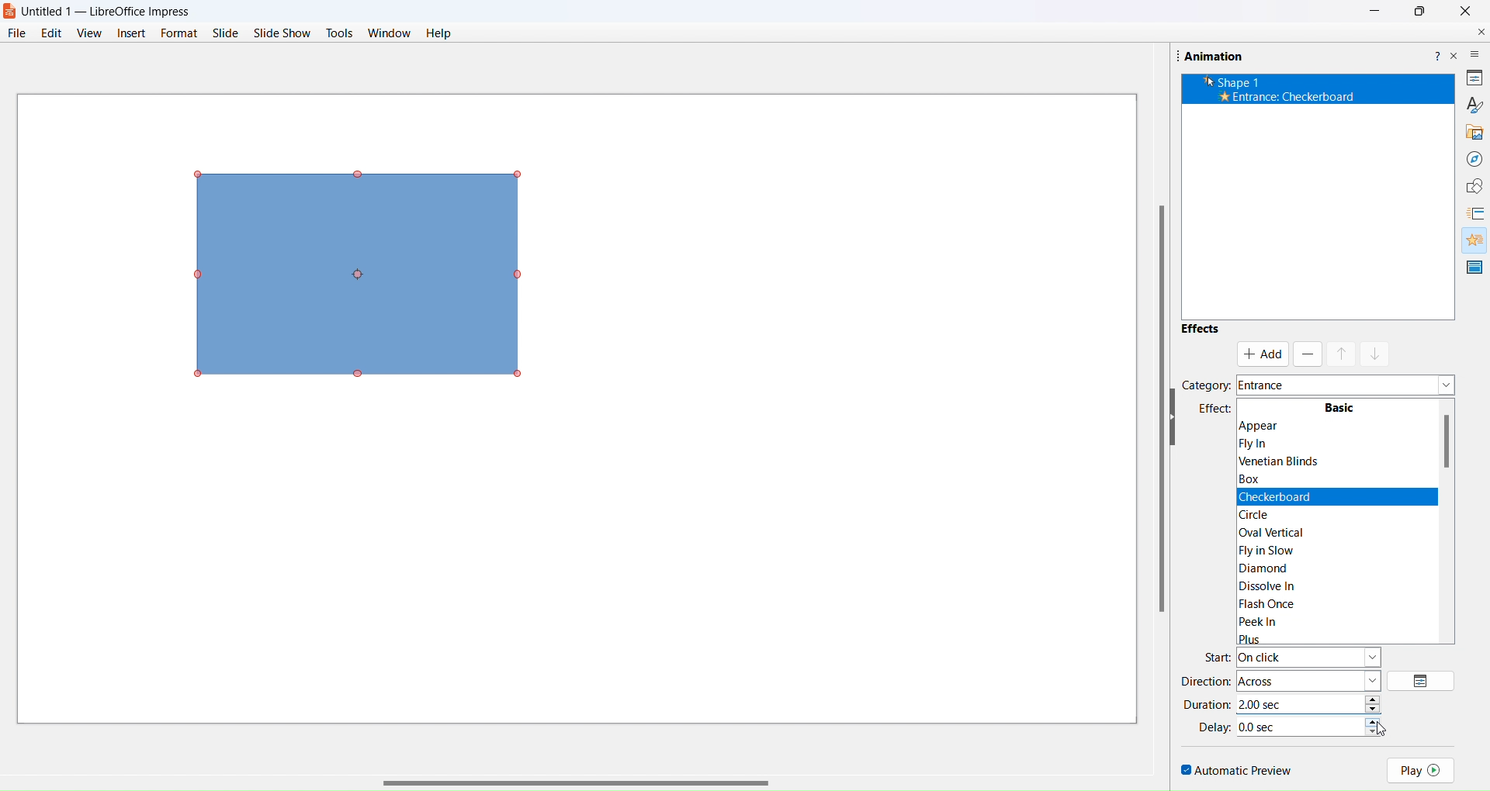  What do you see at coordinates (1436, 54) in the screenshot?
I see `help` at bounding box center [1436, 54].